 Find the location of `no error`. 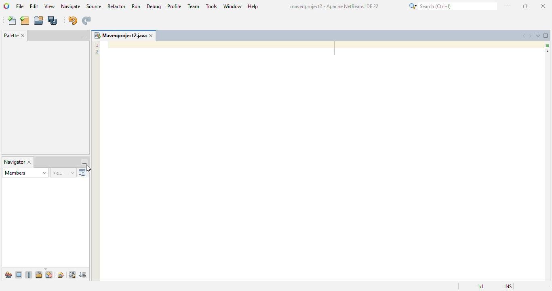

no error is located at coordinates (548, 46).